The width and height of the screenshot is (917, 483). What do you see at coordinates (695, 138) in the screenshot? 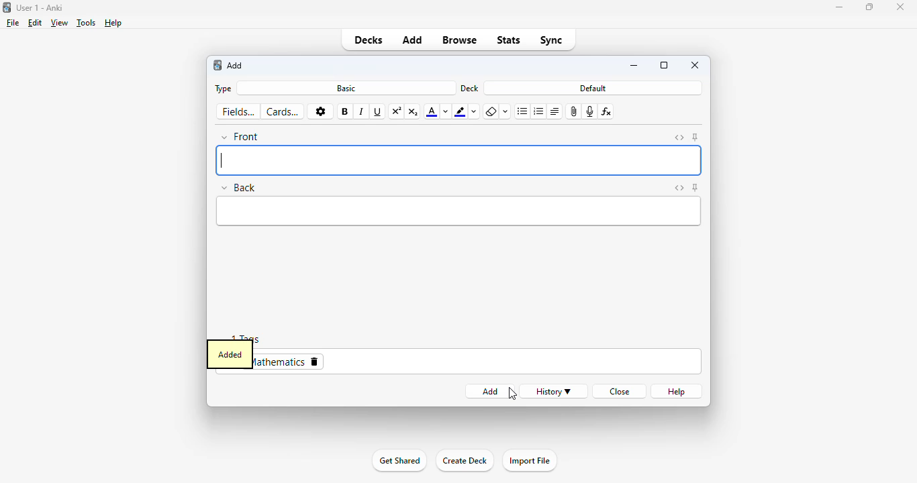
I see `toggle sticky` at bounding box center [695, 138].